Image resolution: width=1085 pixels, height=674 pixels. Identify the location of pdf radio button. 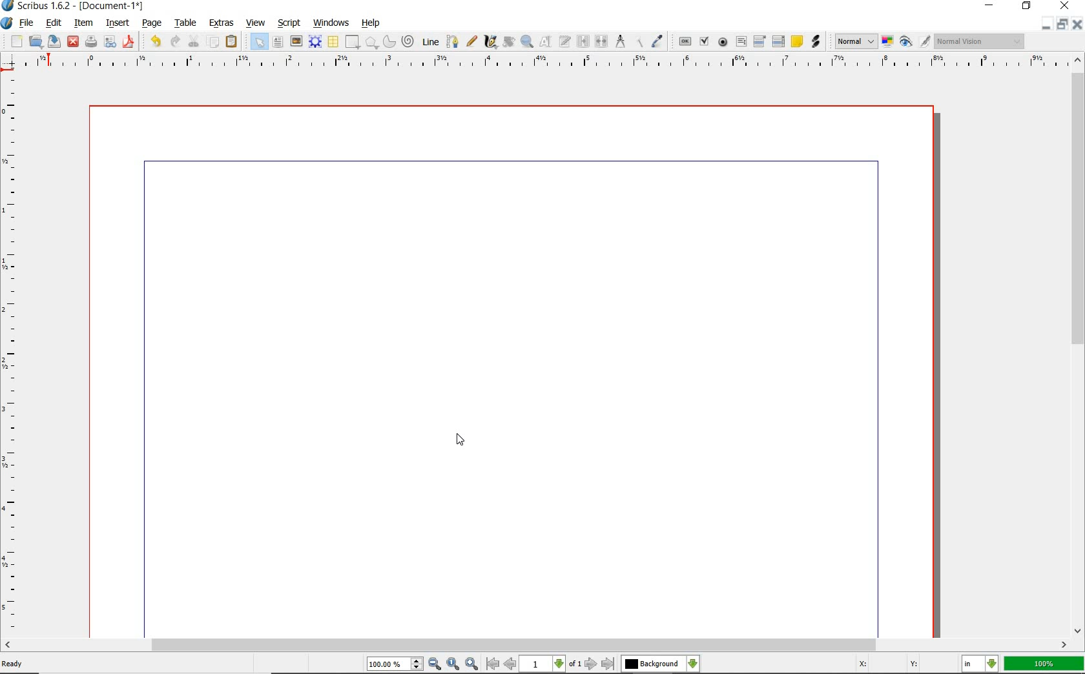
(723, 43).